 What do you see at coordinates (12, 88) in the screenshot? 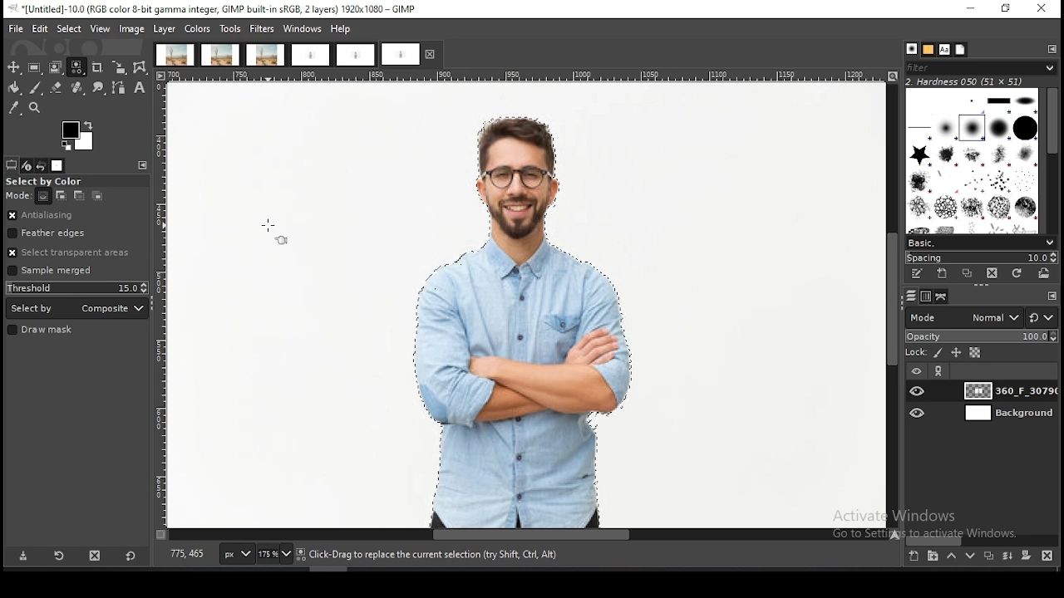
I see `paint bucket tool` at bounding box center [12, 88].